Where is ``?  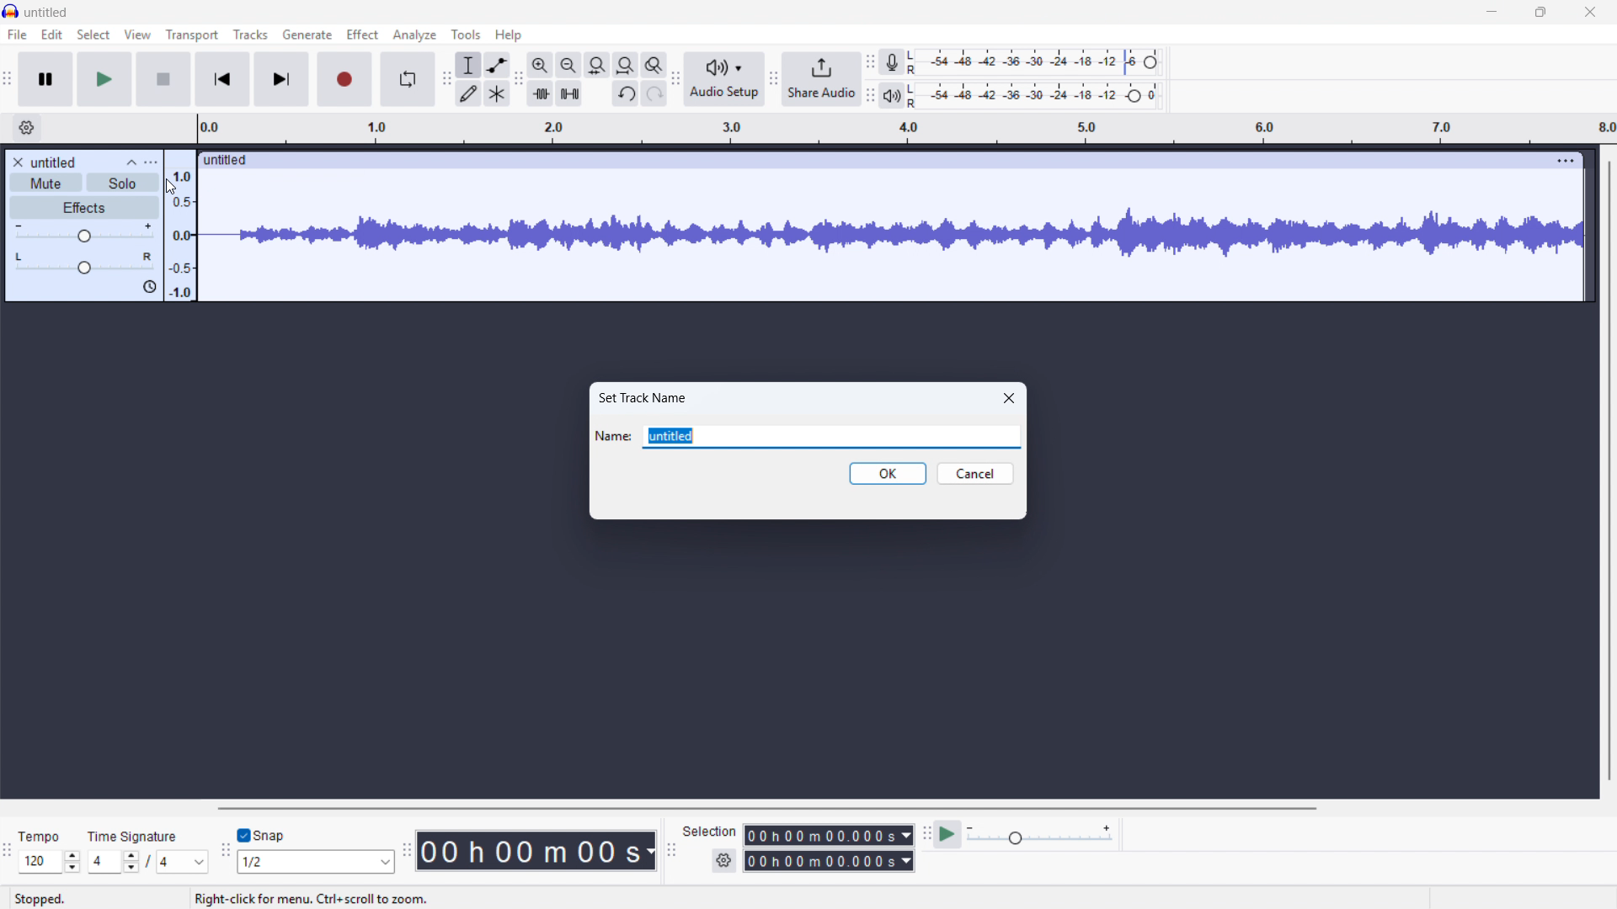
 is located at coordinates (1040, 834).